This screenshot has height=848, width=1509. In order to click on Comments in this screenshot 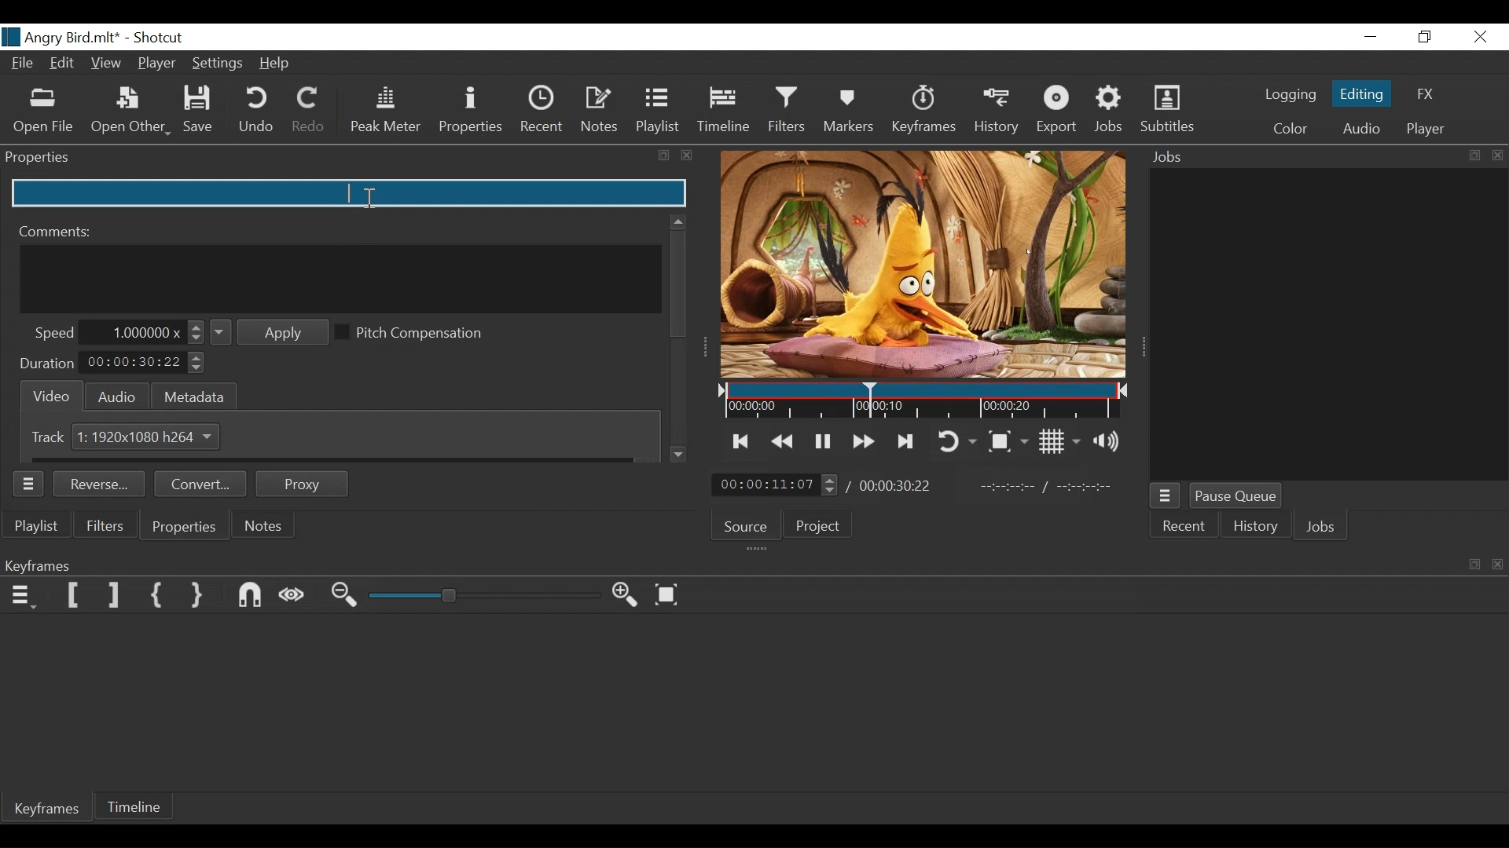, I will do `click(57, 231)`.